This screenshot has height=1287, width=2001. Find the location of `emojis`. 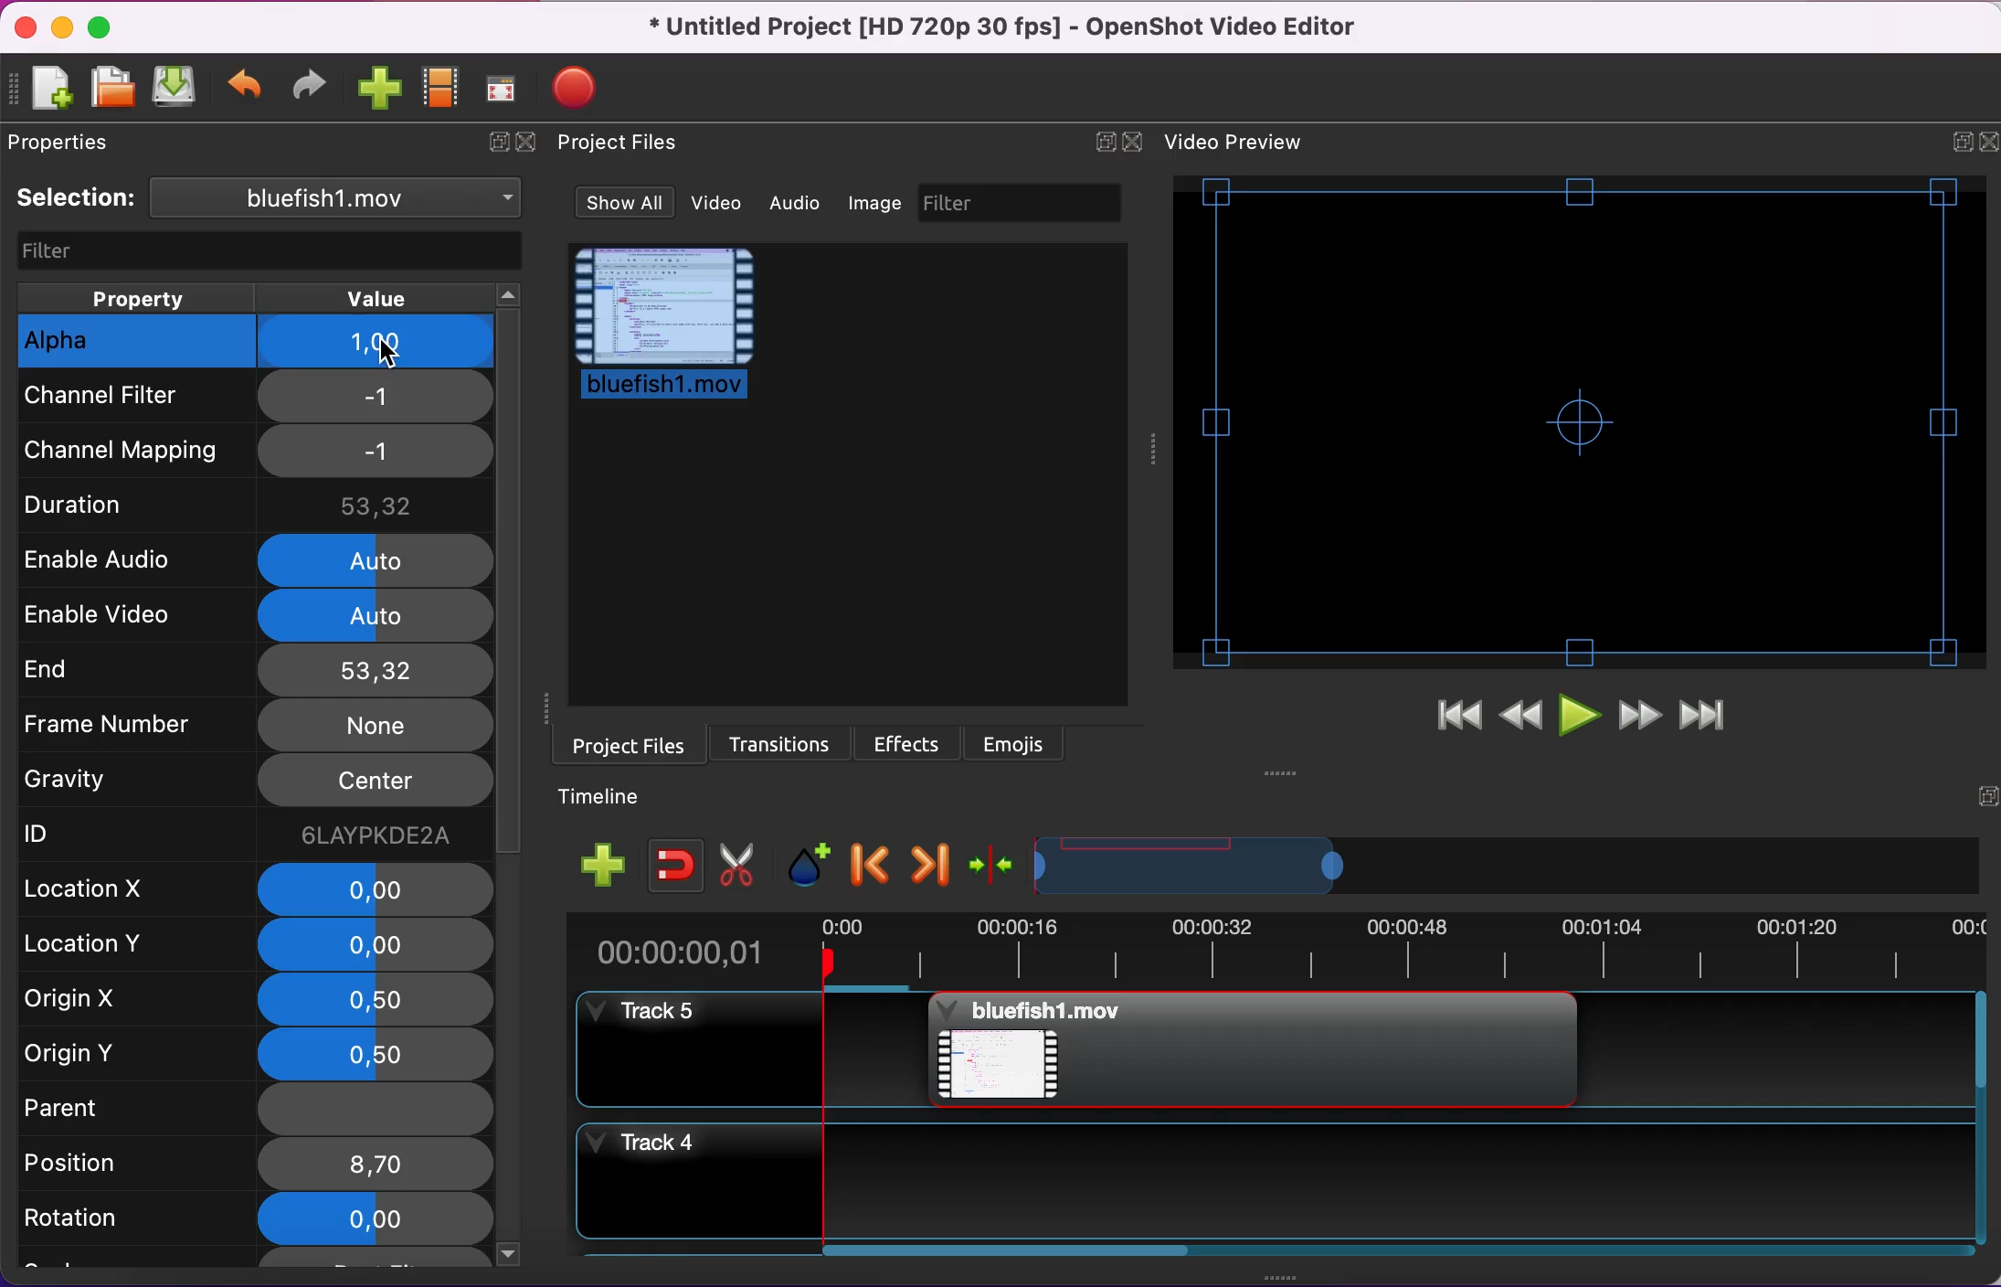

emojis is located at coordinates (1017, 741).